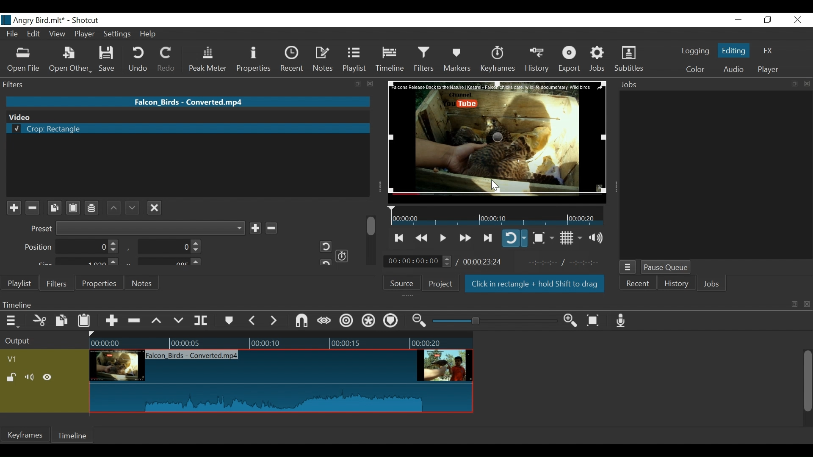 Image resolution: width=813 pixels, height=457 pixels. Describe the element at coordinates (497, 215) in the screenshot. I see `Timeline` at that location.